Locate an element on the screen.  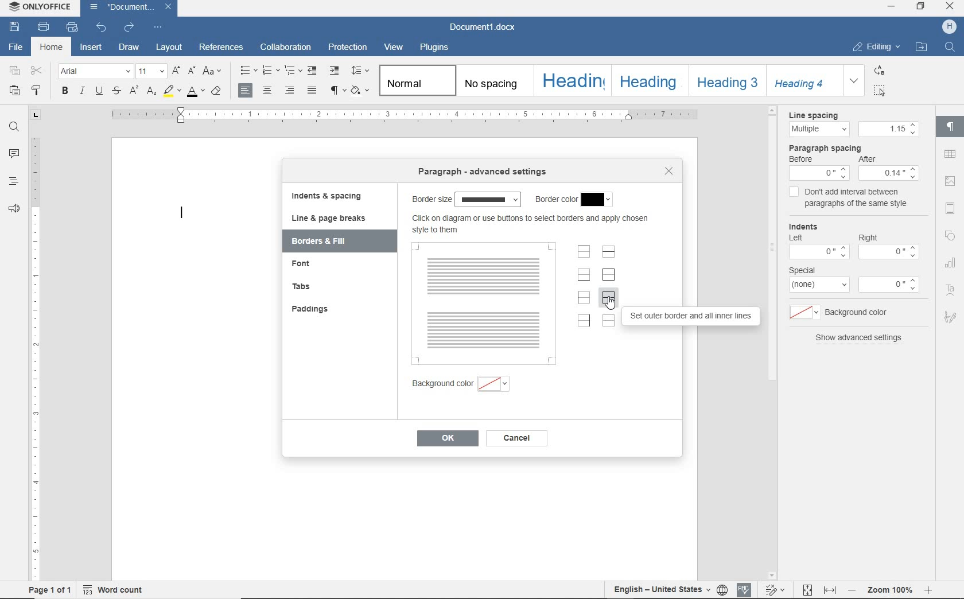
plugins is located at coordinates (439, 48).